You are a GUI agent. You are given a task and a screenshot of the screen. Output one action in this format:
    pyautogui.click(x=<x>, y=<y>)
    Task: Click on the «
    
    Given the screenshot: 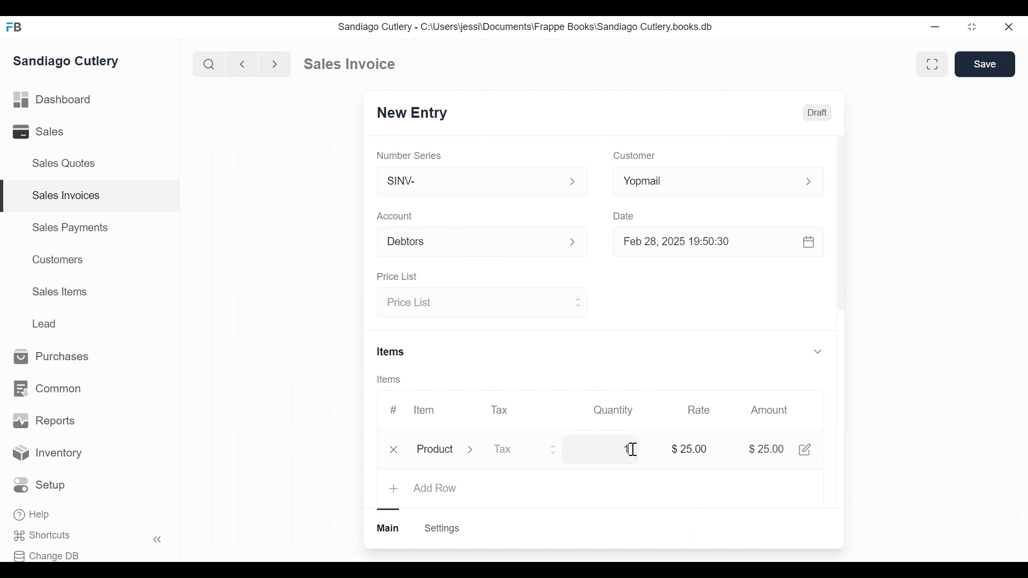 What is the action you would take?
    pyautogui.click(x=157, y=541)
    